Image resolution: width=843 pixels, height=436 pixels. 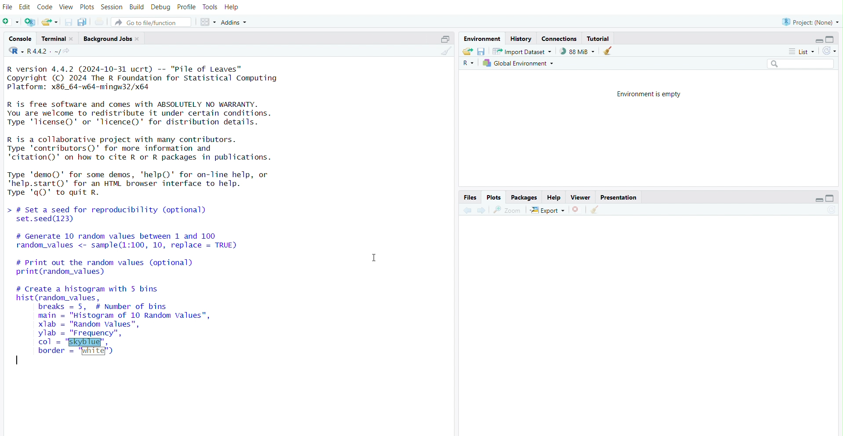 What do you see at coordinates (236, 21) in the screenshot?
I see `addins` at bounding box center [236, 21].